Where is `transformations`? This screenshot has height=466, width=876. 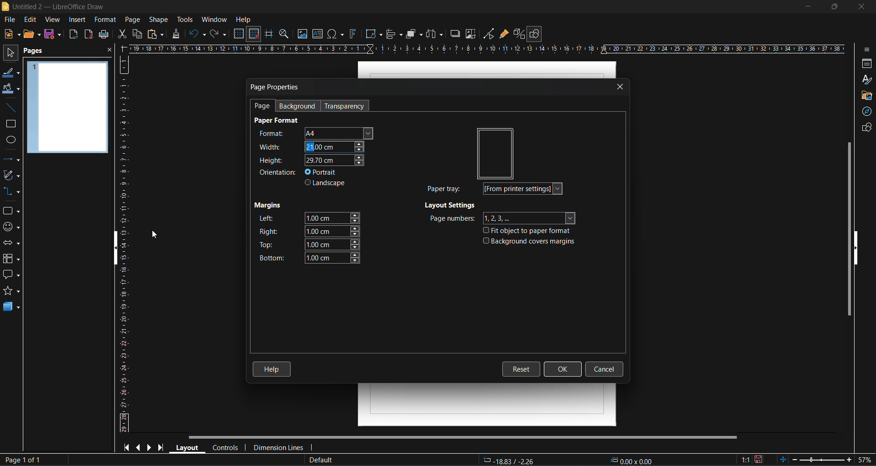
transformations is located at coordinates (374, 34).